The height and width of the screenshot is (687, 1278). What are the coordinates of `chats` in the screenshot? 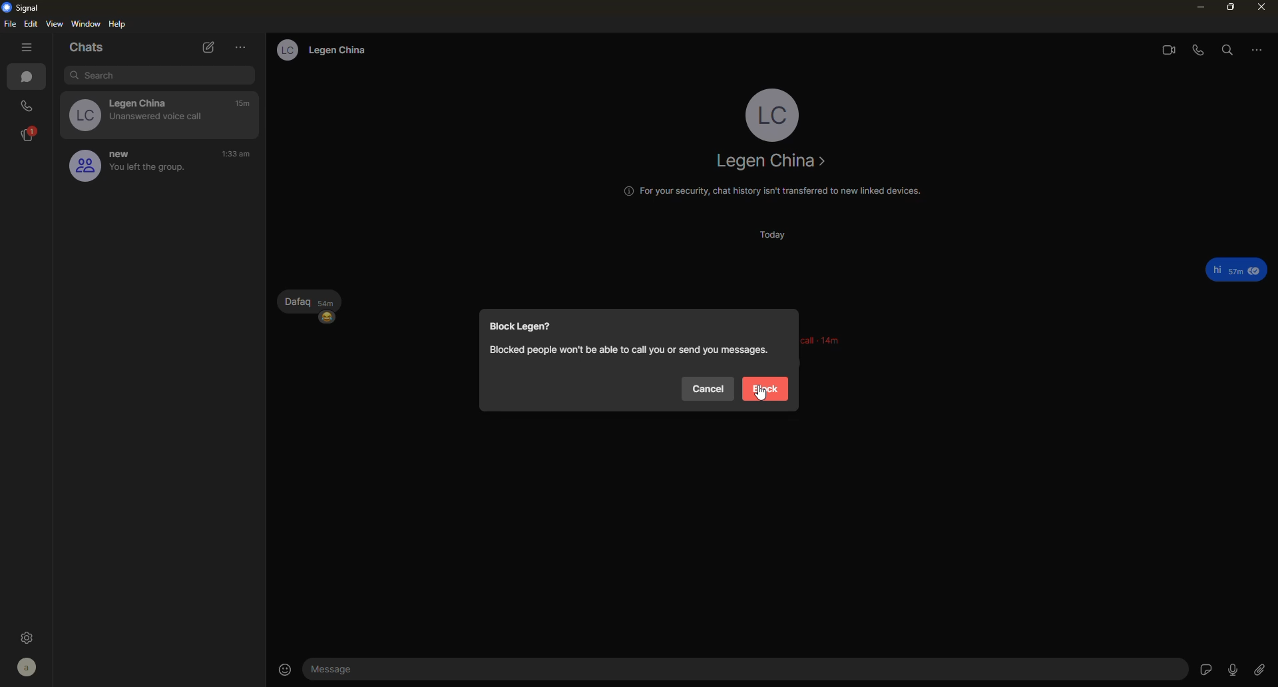 It's located at (90, 47).